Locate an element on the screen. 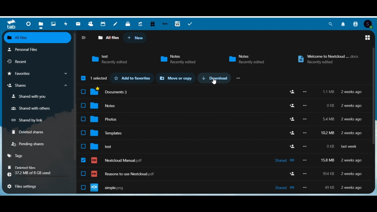 The width and height of the screenshot is (377, 212). Photos is located at coordinates (54, 24).